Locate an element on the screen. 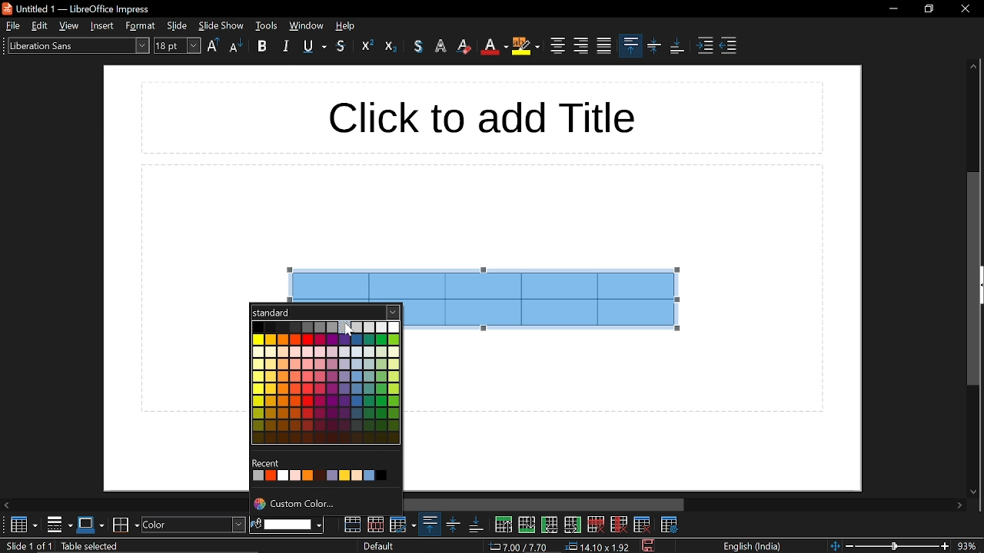 Image resolution: width=984 pixels, height=553 pixels. zoom in is located at coordinates (946, 546).